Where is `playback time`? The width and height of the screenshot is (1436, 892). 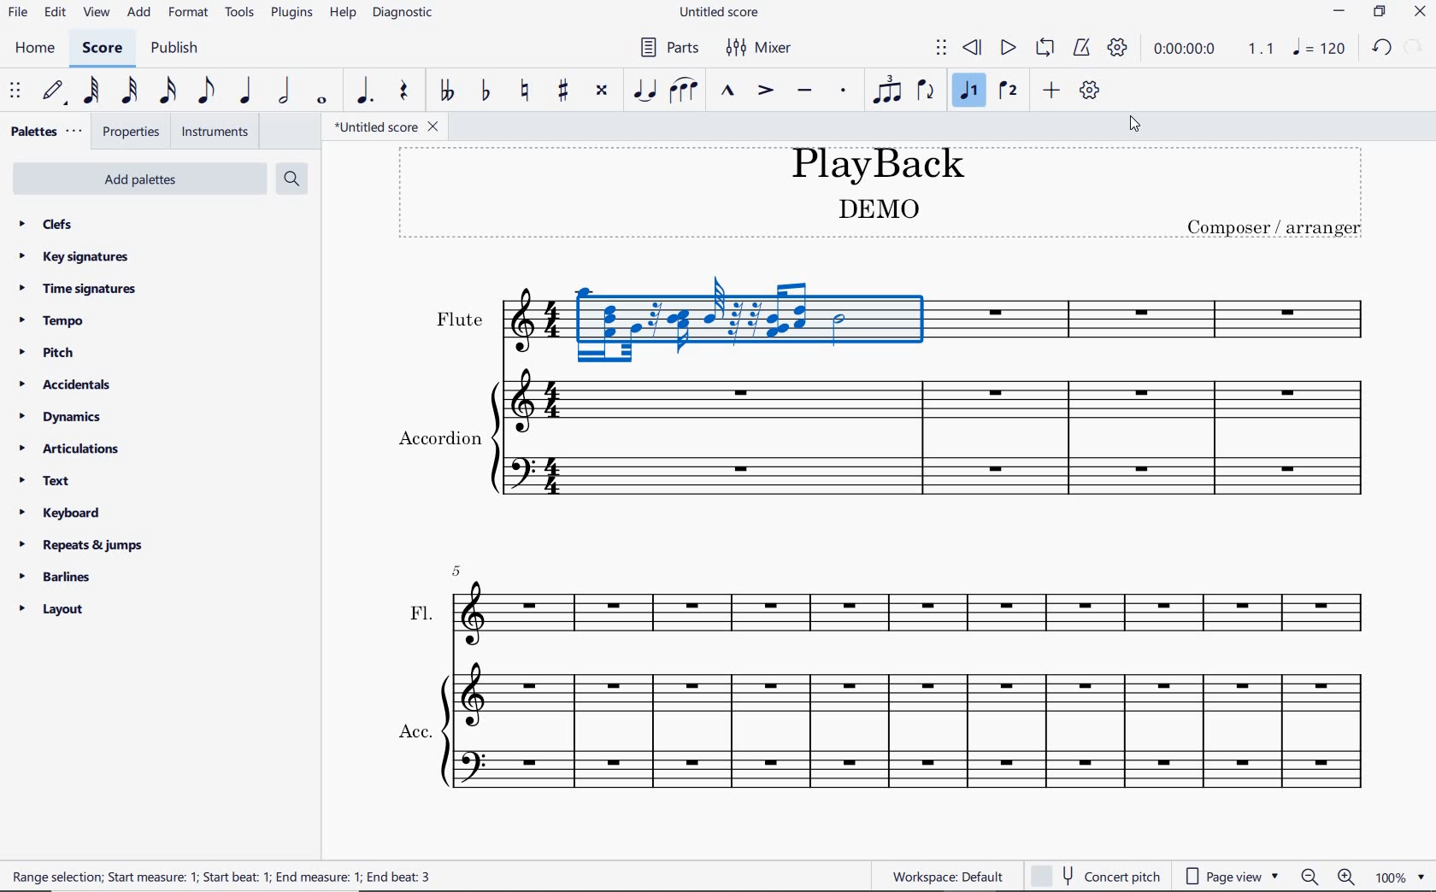
playback time is located at coordinates (1183, 49).